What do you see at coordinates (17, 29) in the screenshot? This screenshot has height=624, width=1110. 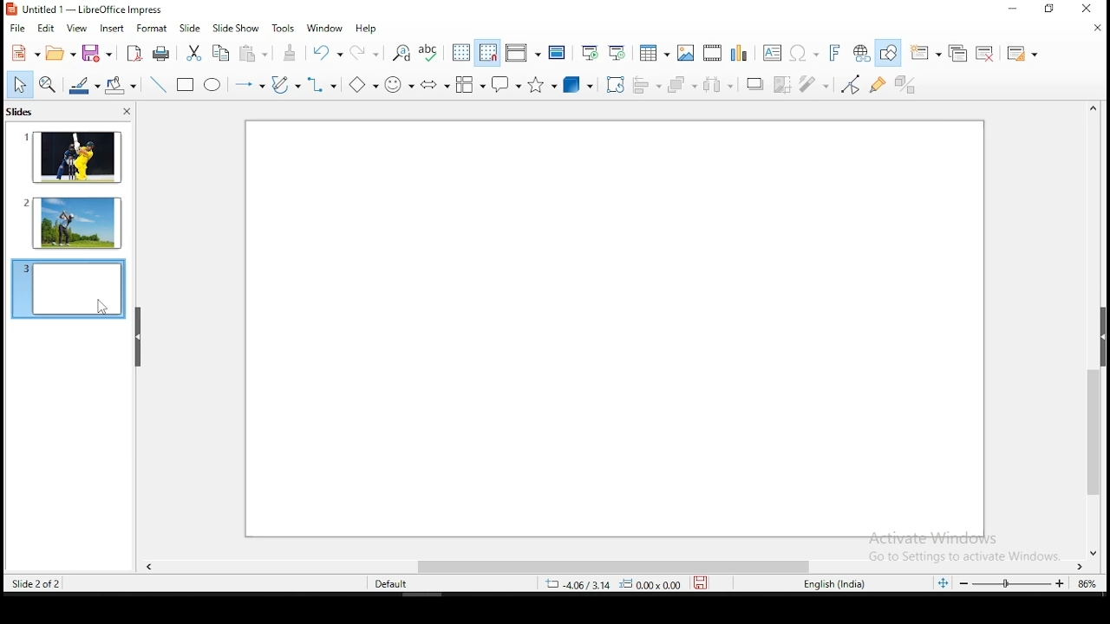 I see `file` at bounding box center [17, 29].